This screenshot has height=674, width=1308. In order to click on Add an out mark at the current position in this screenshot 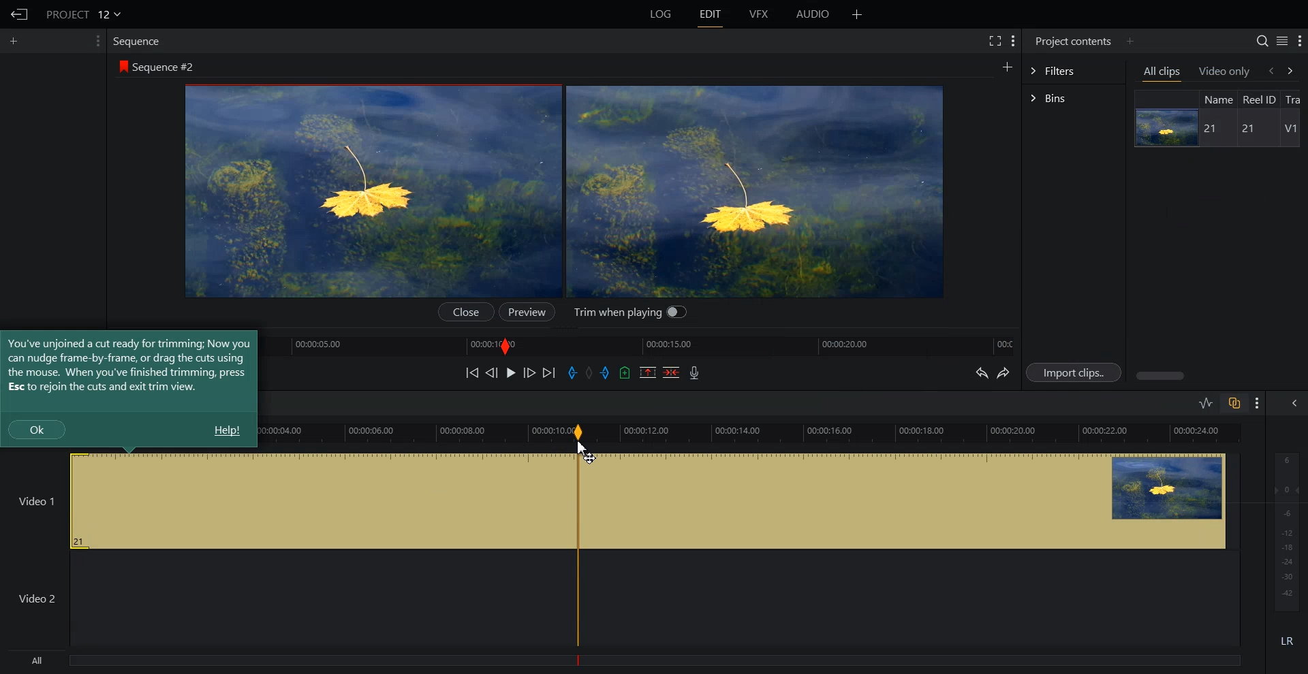, I will do `click(606, 372)`.